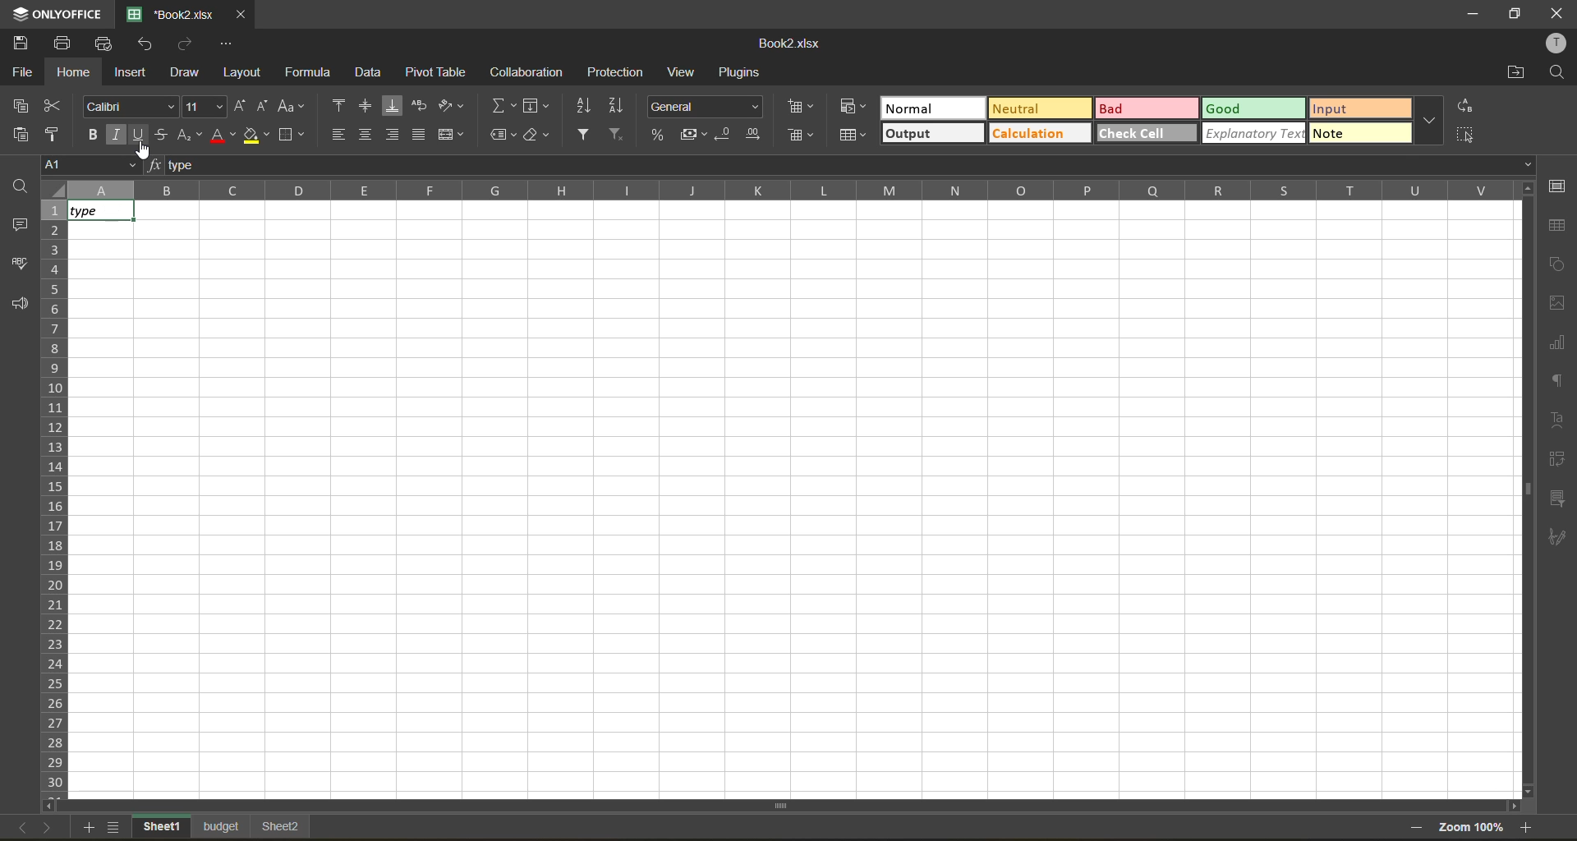  Describe the element at coordinates (1468, 106) in the screenshot. I see `replace` at that location.